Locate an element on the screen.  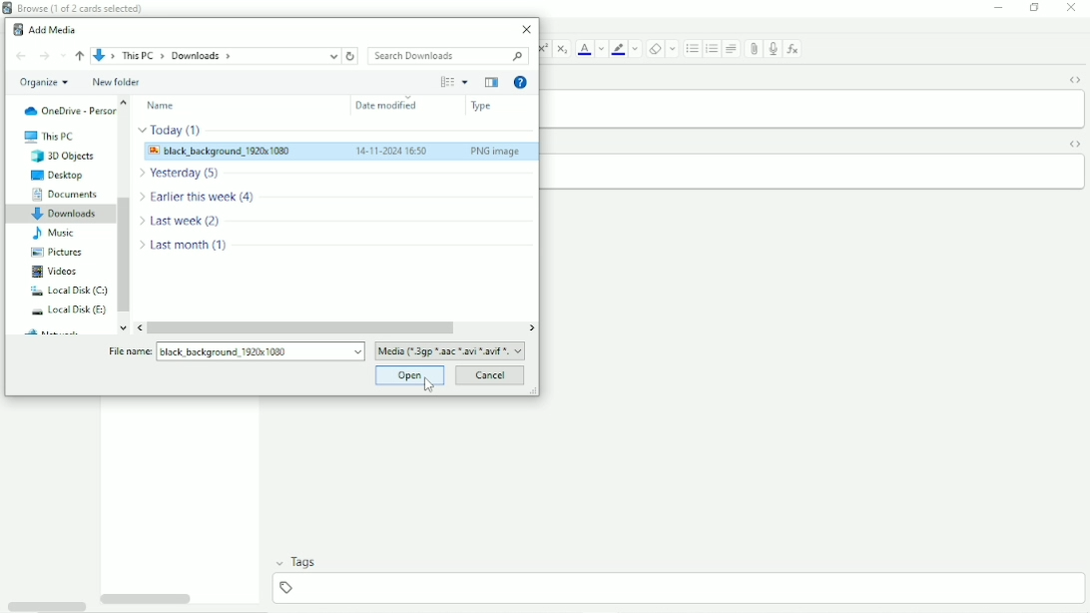
Vertical scrollbar is located at coordinates (124, 257).